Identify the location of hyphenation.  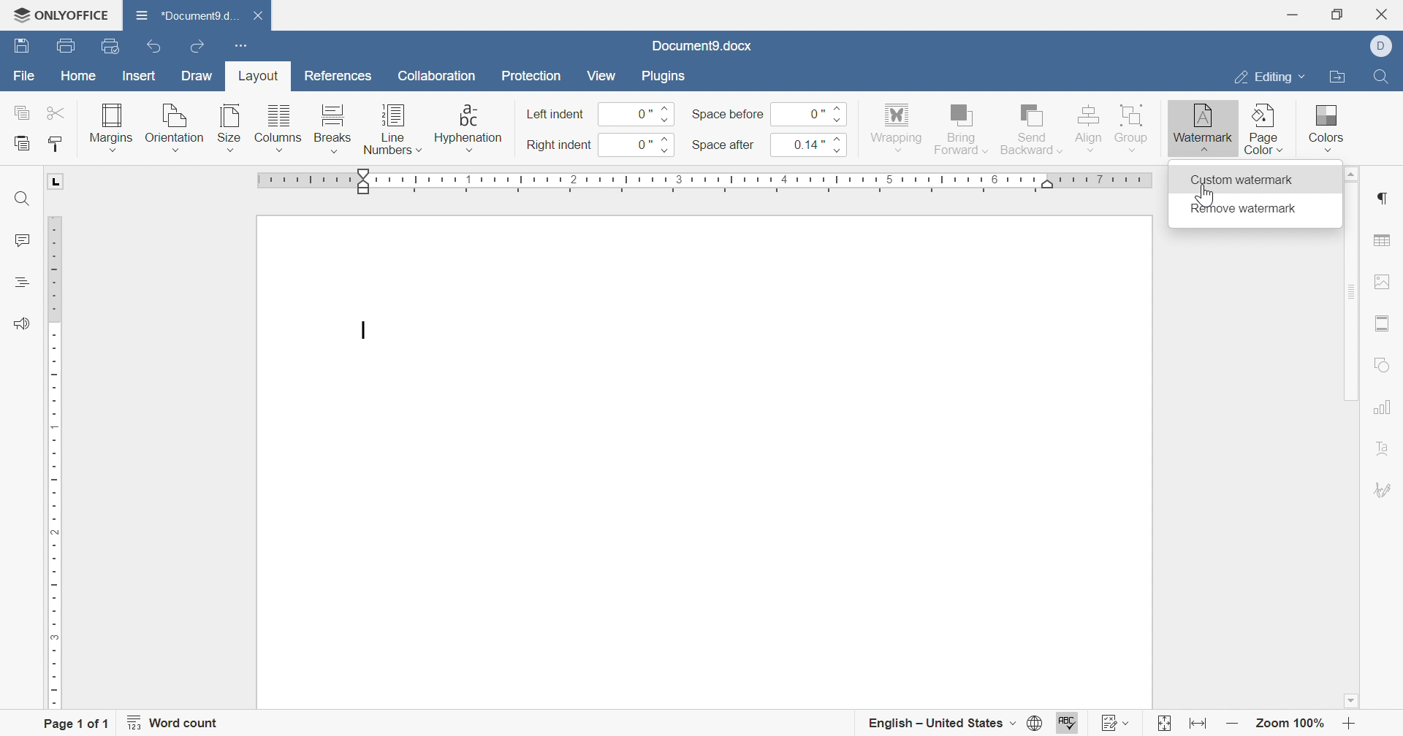
(468, 128).